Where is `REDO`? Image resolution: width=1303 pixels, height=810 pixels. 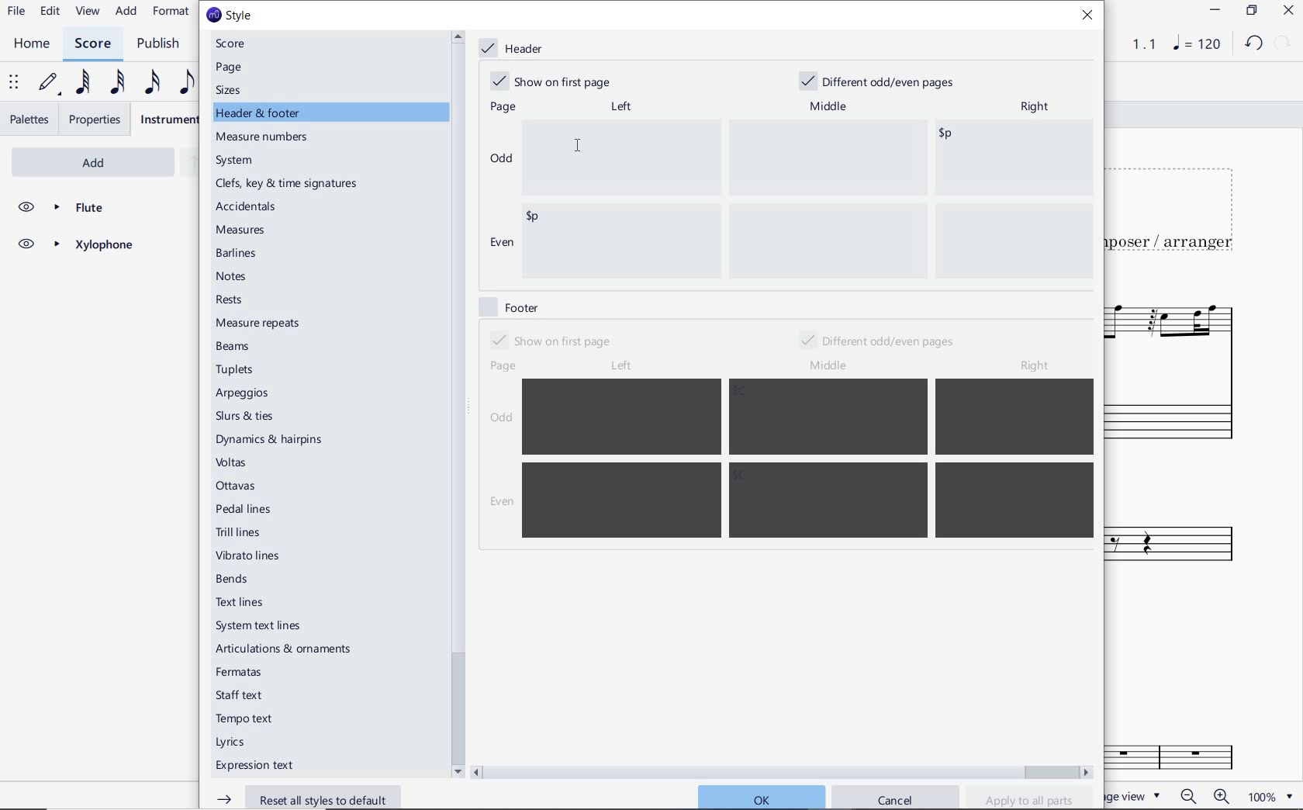 REDO is located at coordinates (1283, 43).